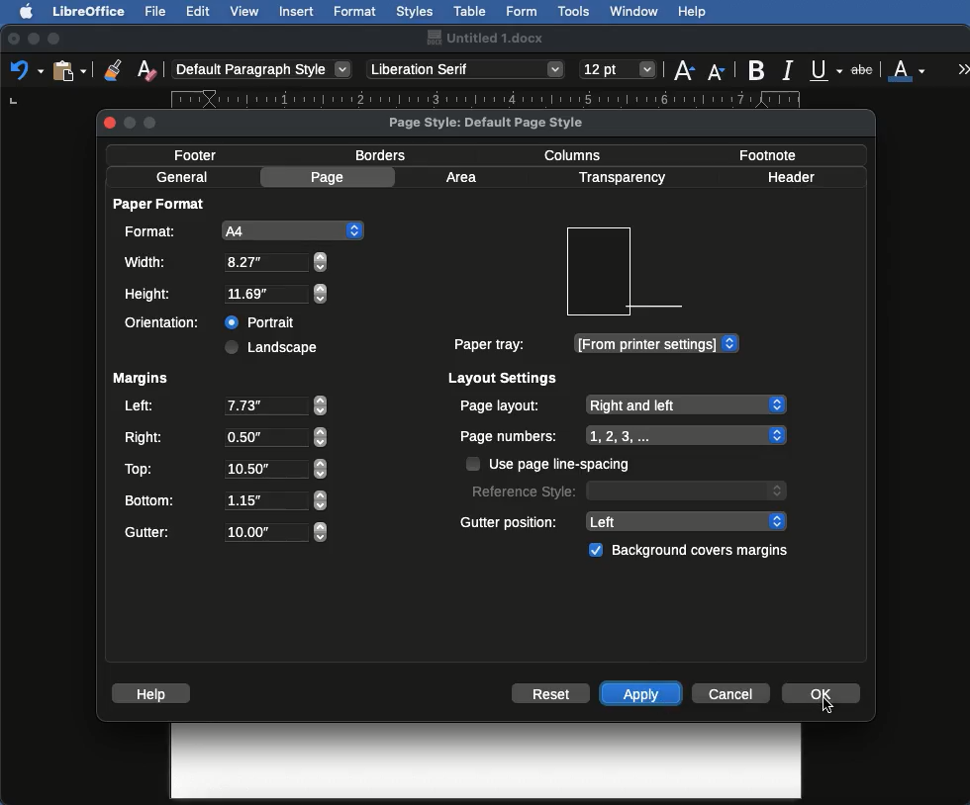 This screenshot has width=970, height=805. I want to click on Page numbers, so click(624, 436).